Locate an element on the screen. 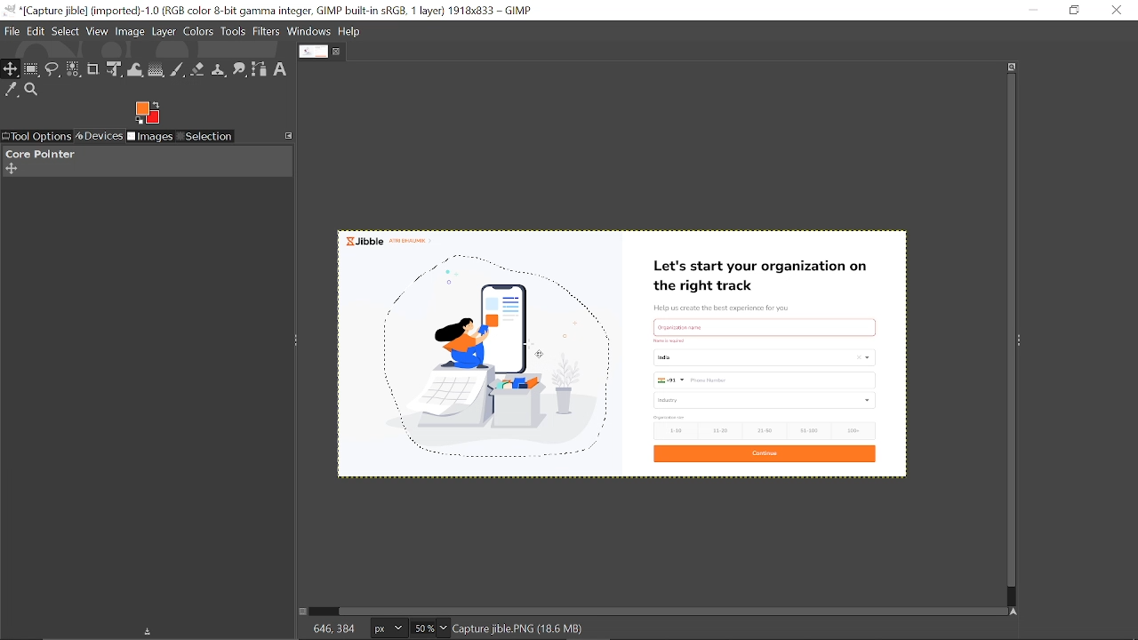 The image size is (1138, 640). 21-50 is located at coordinates (766, 430).